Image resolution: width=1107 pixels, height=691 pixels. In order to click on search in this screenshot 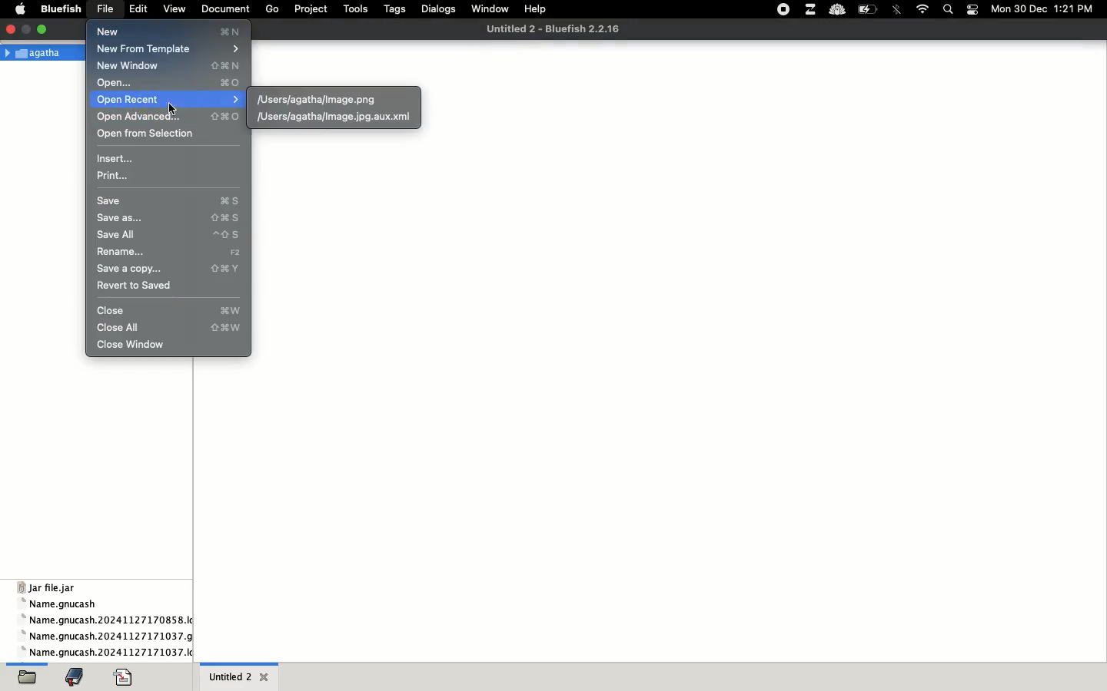, I will do `click(948, 9)`.